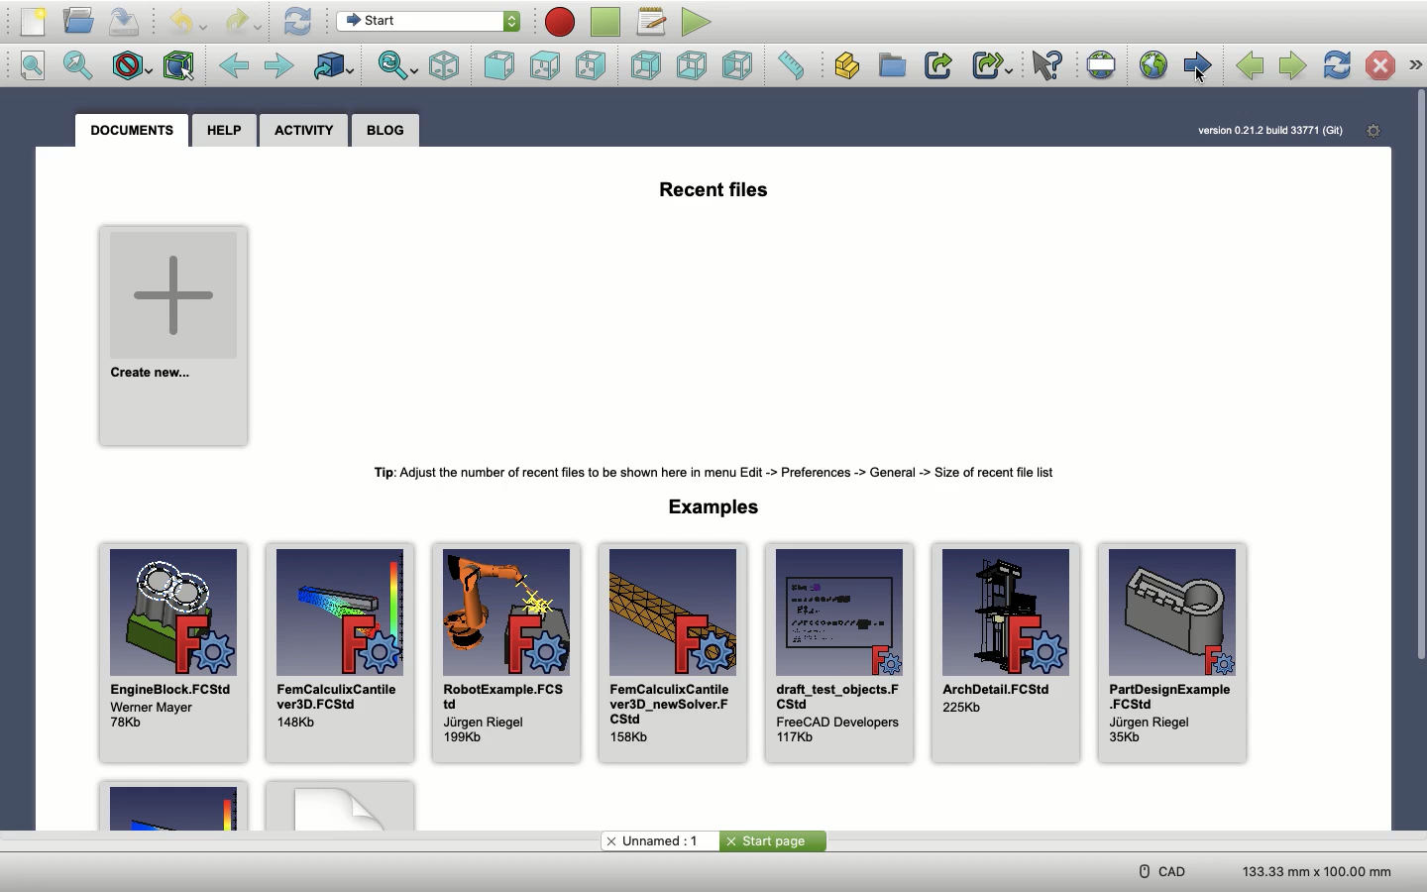 This screenshot has height=892, width=1427. What do you see at coordinates (653, 24) in the screenshot?
I see `Macros` at bounding box center [653, 24].